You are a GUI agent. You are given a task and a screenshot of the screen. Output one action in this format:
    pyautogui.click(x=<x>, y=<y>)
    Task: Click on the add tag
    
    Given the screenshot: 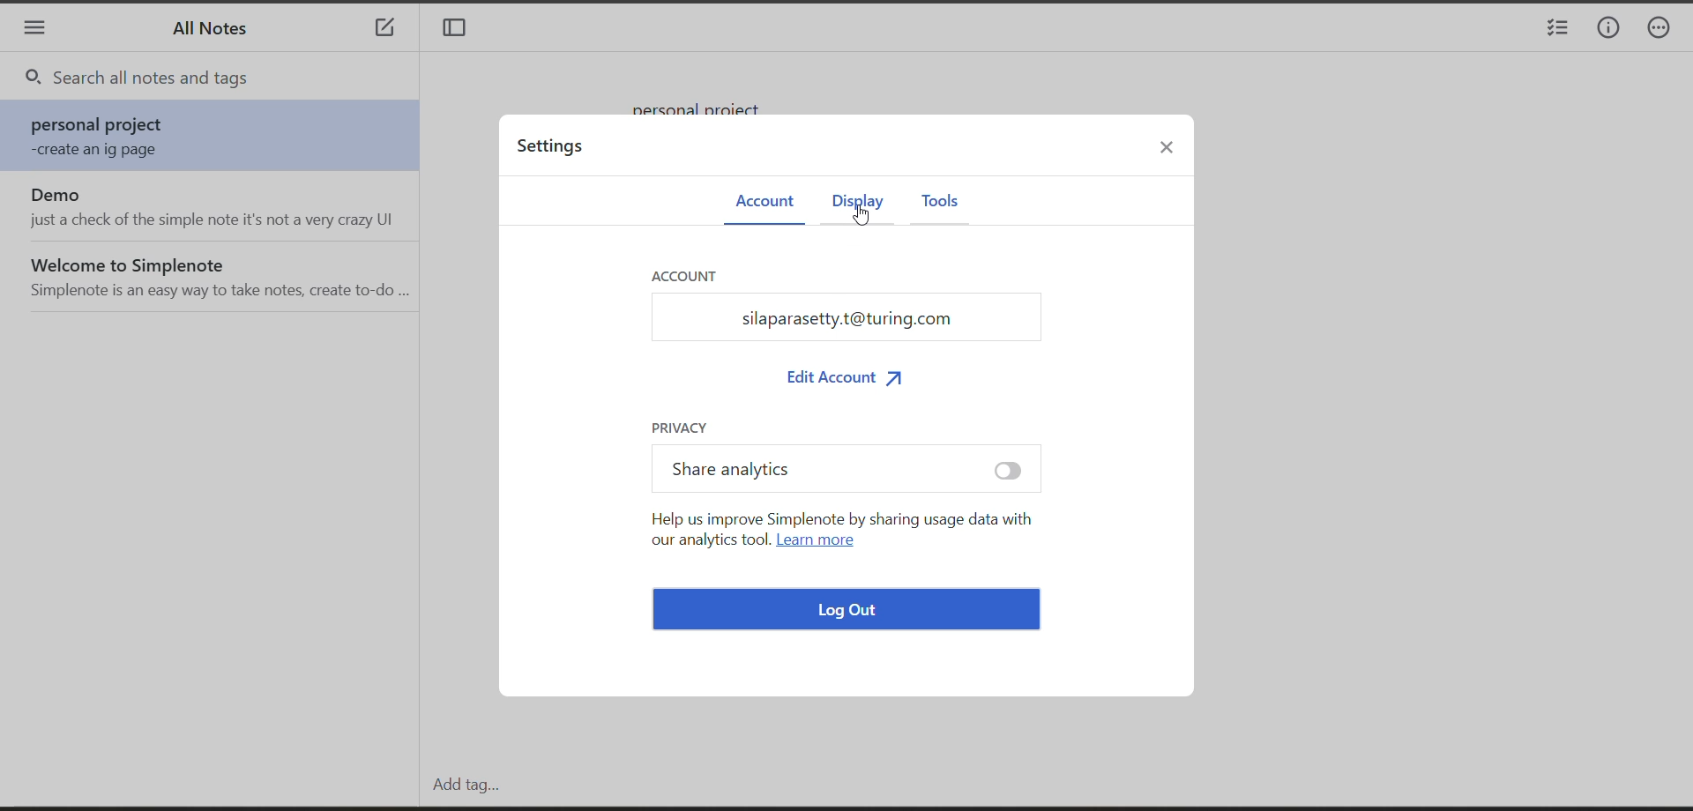 What is the action you would take?
    pyautogui.click(x=461, y=785)
    